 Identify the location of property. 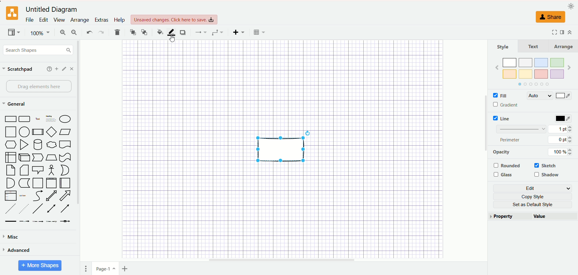
(511, 217).